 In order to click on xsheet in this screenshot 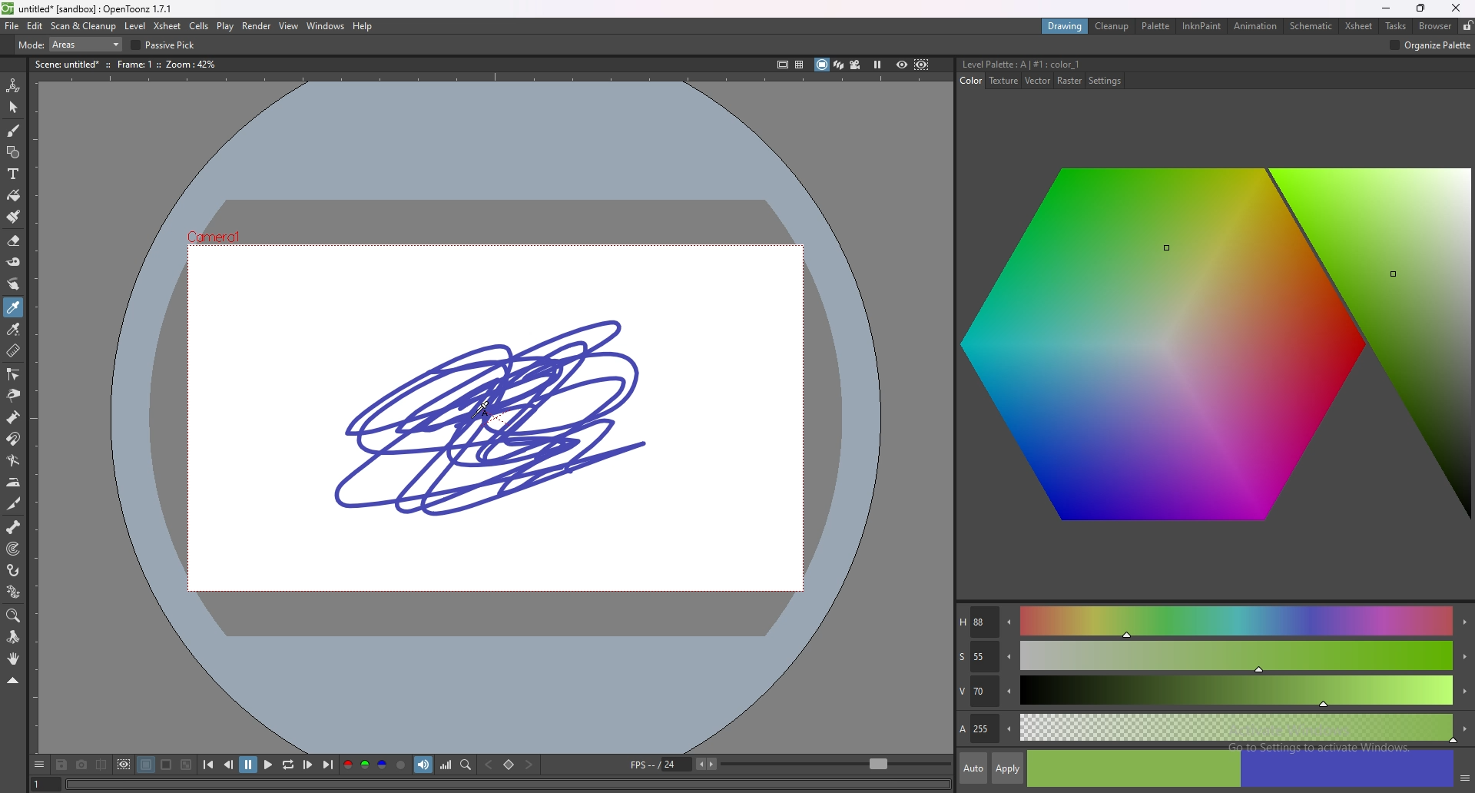, I will do `click(167, 26)`.